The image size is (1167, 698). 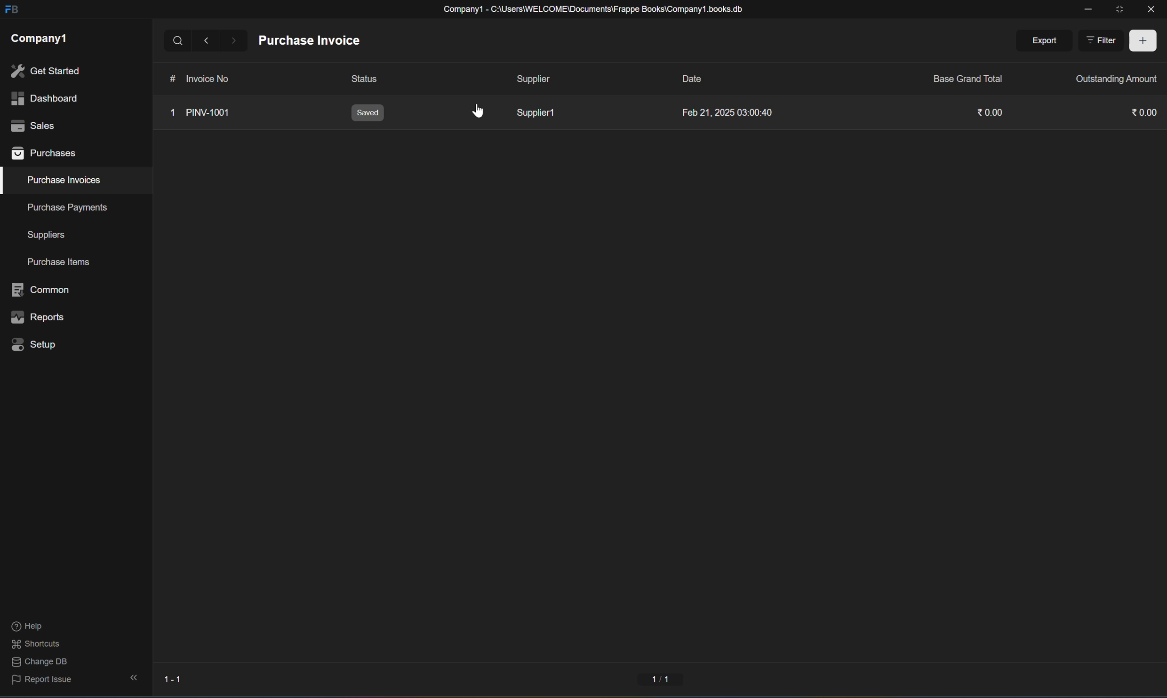 I want to click on dashboard, so click(x=43, y=99).